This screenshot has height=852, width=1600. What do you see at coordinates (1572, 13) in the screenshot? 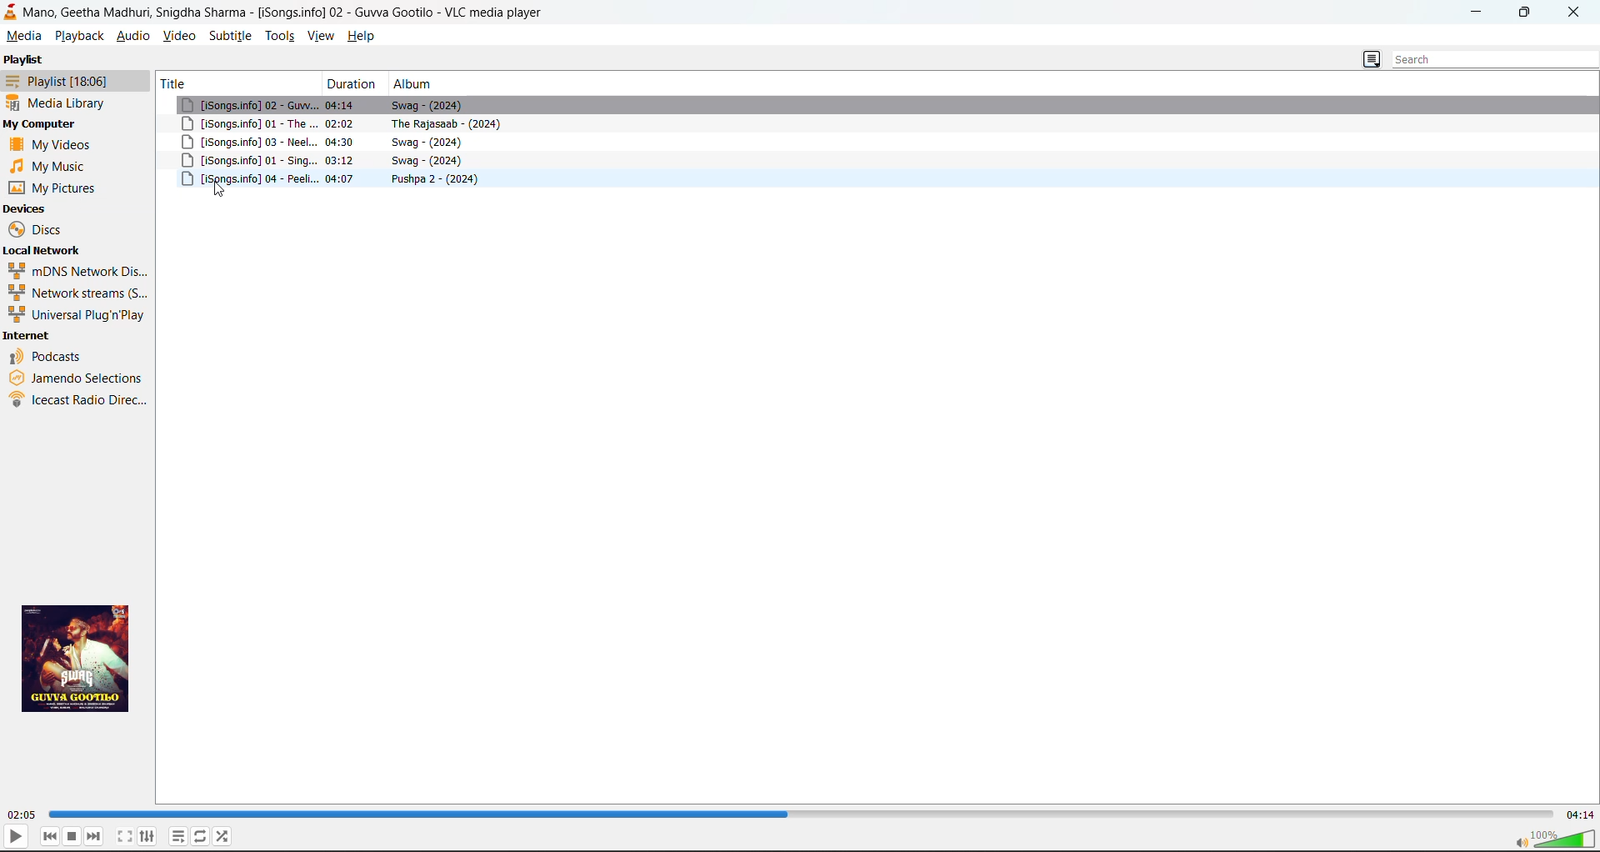
I see `close` at bounding box center [1572, 13].